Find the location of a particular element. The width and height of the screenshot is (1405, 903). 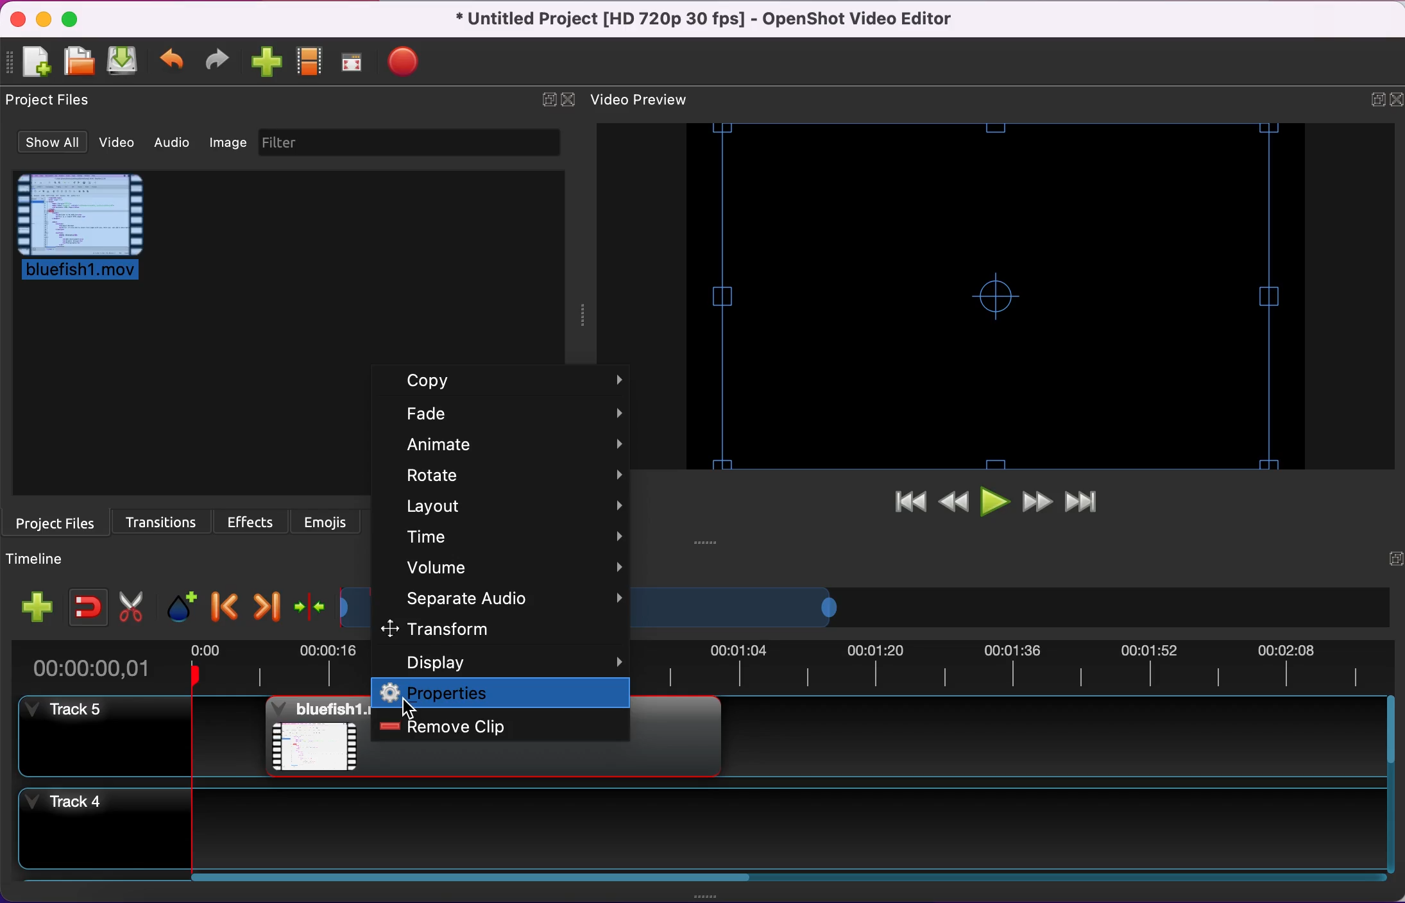

expand/hide is located at coordinates (1375, 98).